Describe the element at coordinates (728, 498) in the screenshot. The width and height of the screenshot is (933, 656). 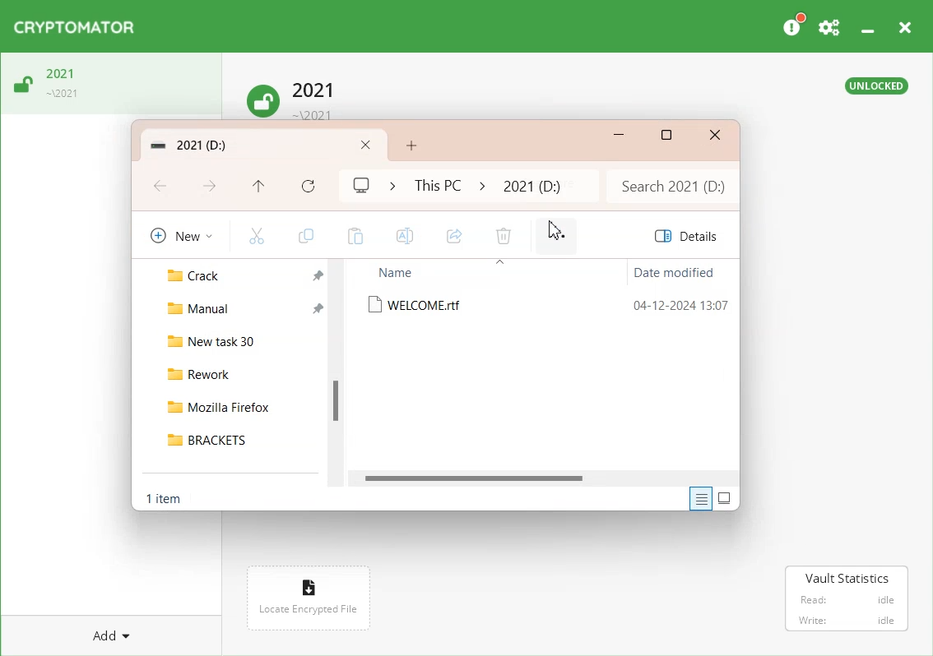
I see `Display item by using large thumbnail ` at that location.